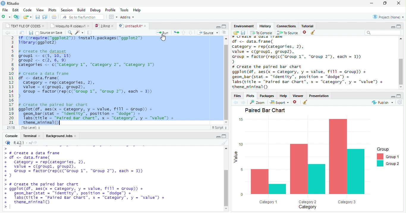 This screenshot has width=406, height=213. Describe the element at coordinates (22, 33) in the screenshot. I see `show in new window` at that location.